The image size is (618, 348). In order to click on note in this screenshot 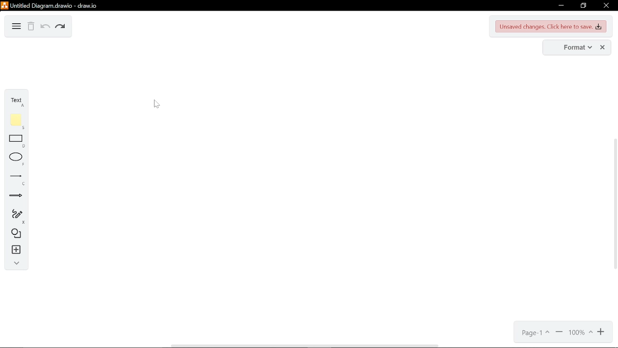, I will do `click(17, 121)`.